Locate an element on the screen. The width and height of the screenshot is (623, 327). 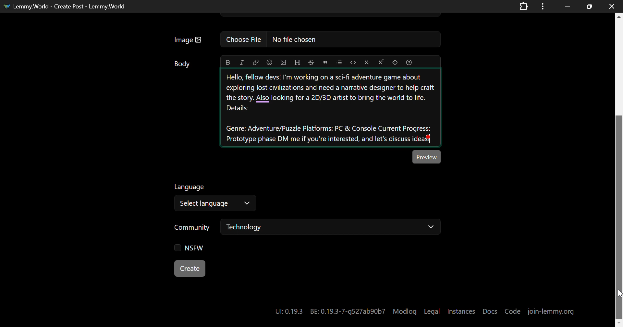
Technology is located at coordinates (331, 228).